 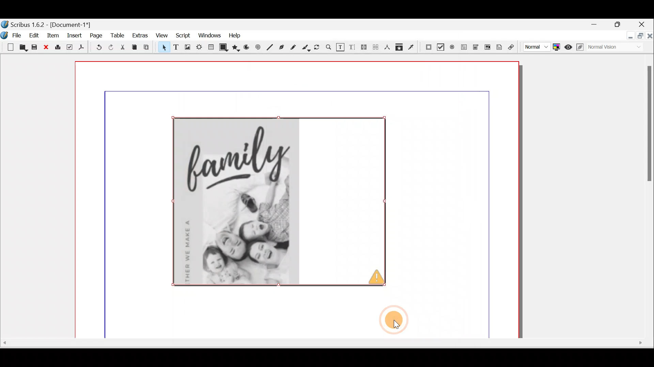 What do you see at coordinates (52, 35) in the screenshot?
I see `Item` at bounding box center [52, 35].